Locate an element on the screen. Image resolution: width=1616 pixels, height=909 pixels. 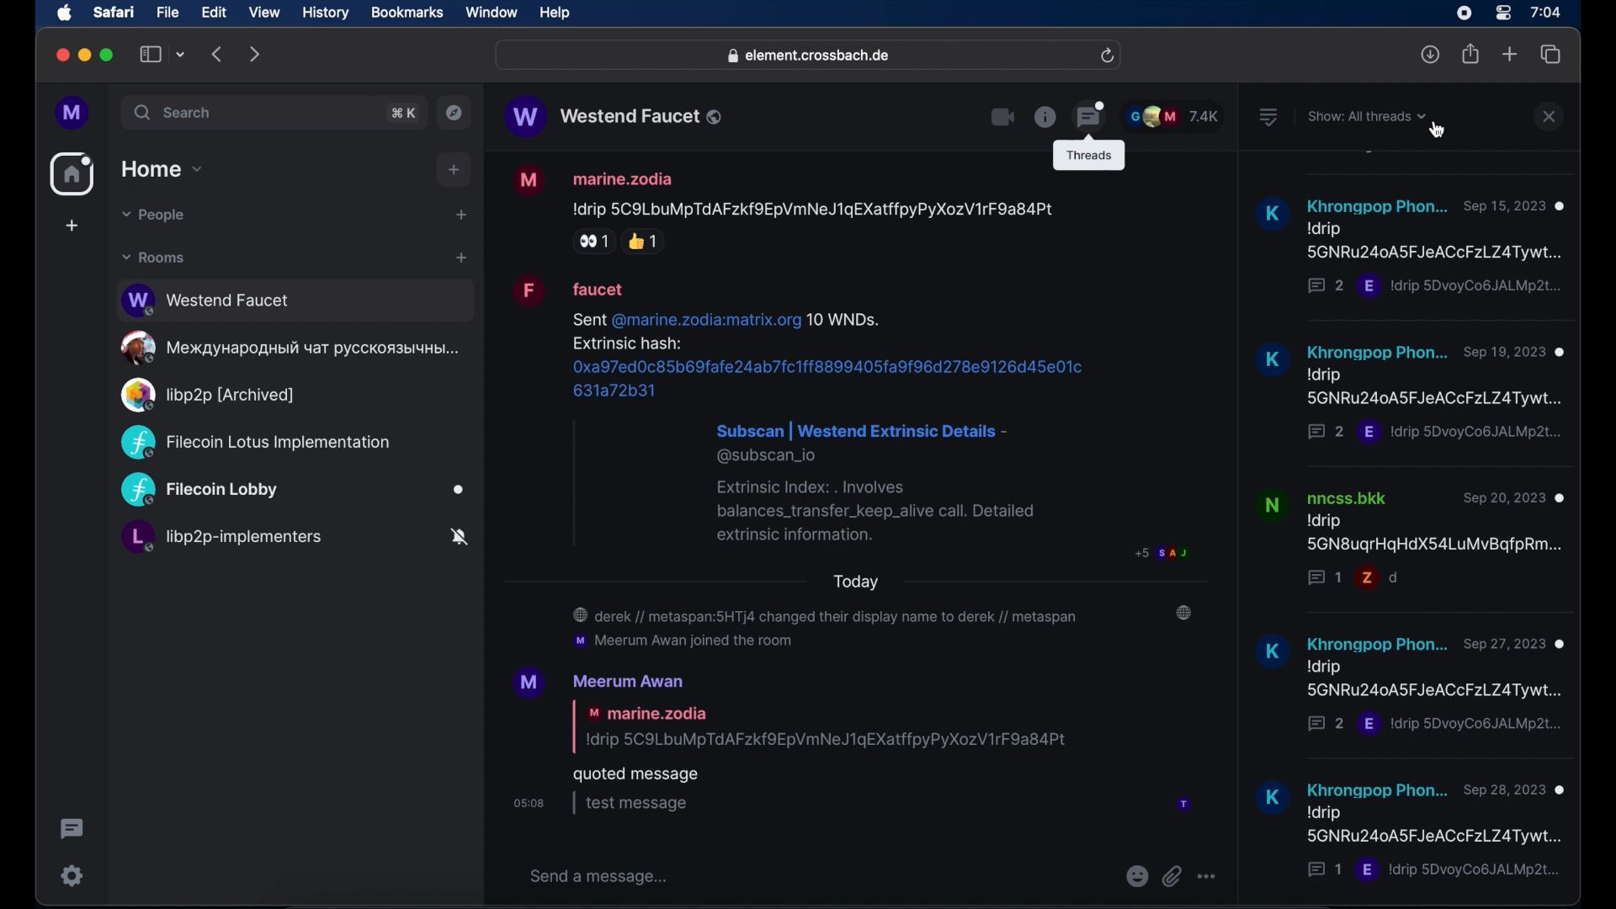
control center is located at coordinates (1504, 13).